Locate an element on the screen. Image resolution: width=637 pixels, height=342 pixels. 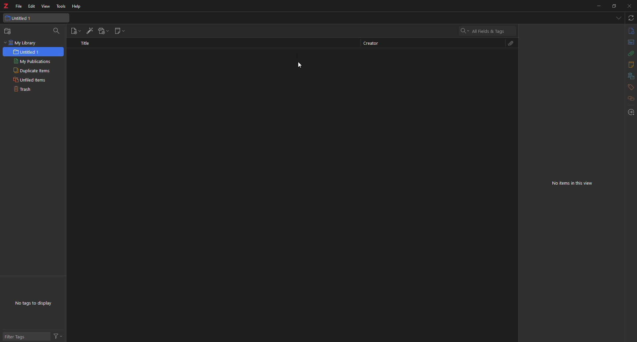
untitled 1 is located at coordinates (28, 52).